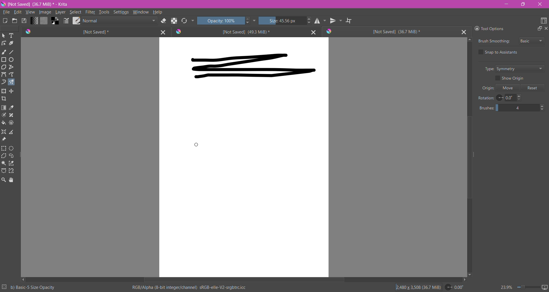 The height and width of the screenshot is (292, 549). Describe the element at coordinates (11, 67) in the screenshot. I see `Polyline Tool` at that location.